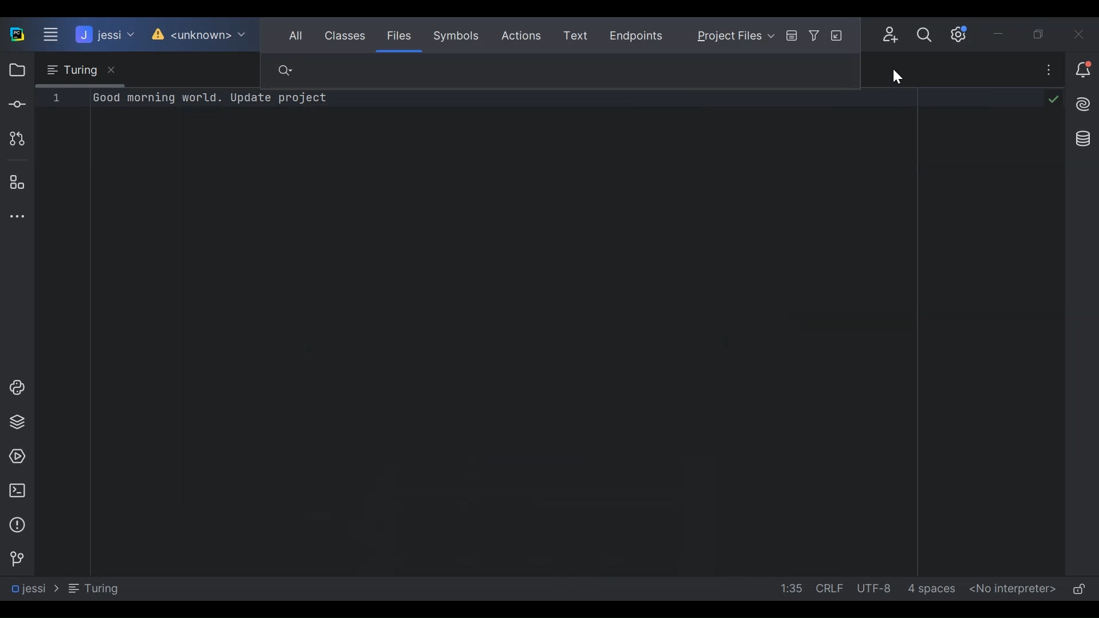  What do you see at coordinates (294, 35) in the screenshot?
I see `All` at bounding box center [294, 35].